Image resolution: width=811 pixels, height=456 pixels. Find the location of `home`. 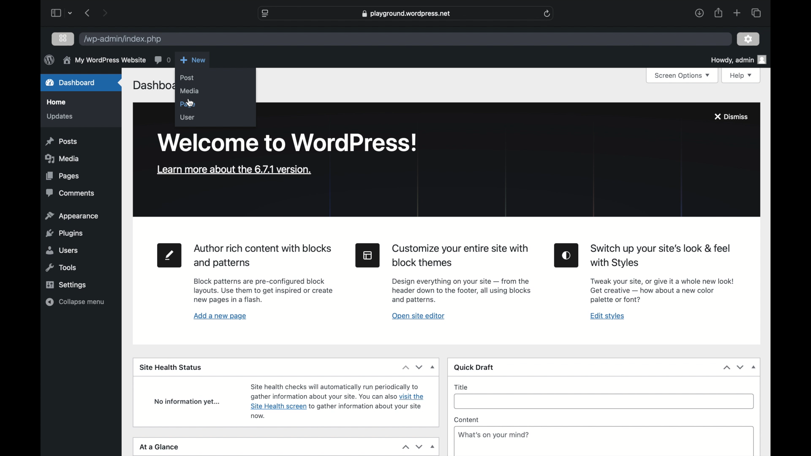

home is located at coordinates (57, 102).